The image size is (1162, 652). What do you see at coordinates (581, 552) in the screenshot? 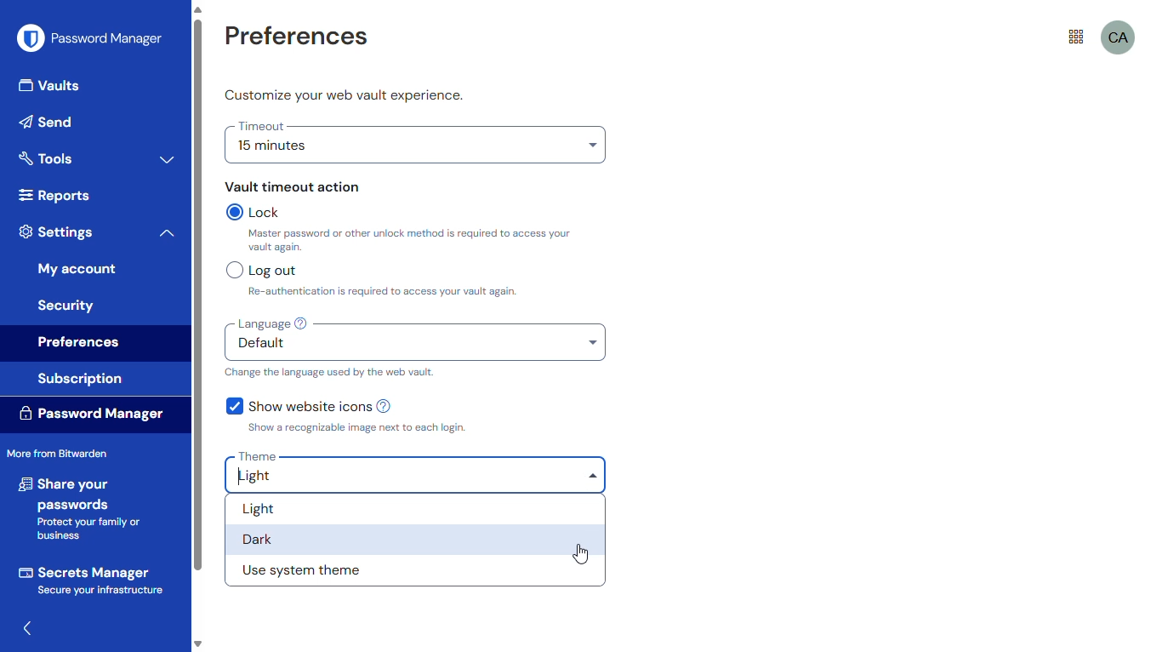
I see `cursor` at bounding box center [581, 552].